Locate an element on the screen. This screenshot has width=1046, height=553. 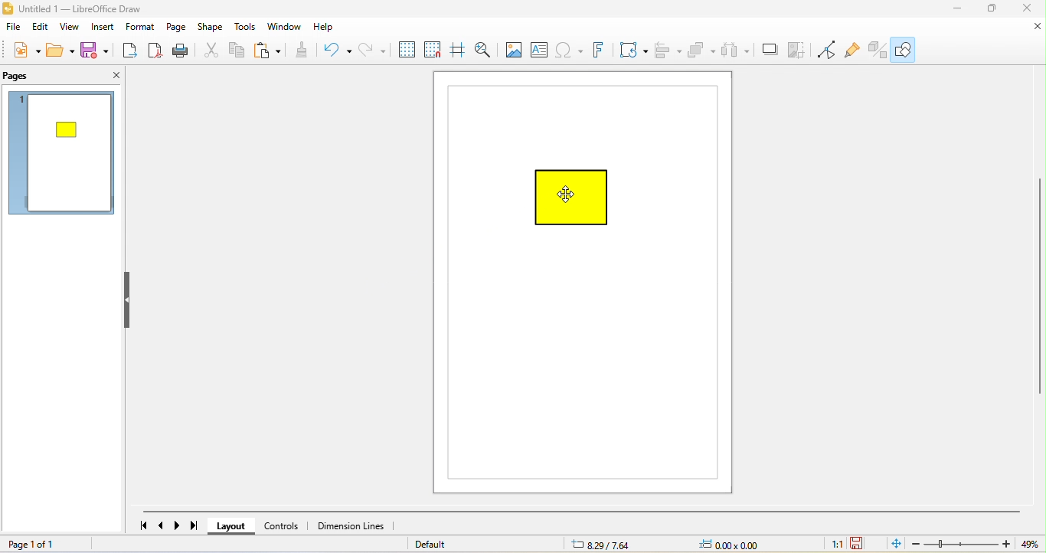
first page is located at coordinates (141, 526).